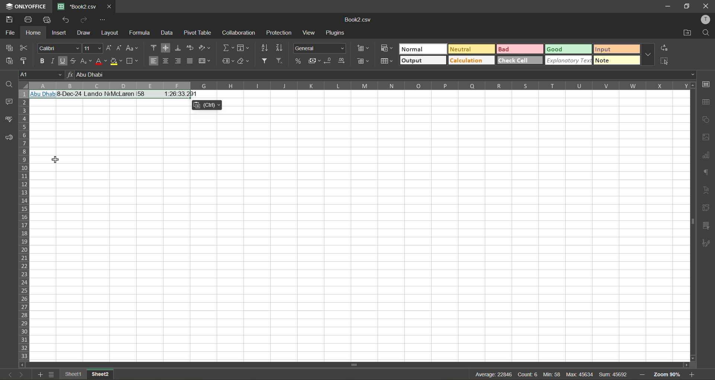  What do you see at coordinates (279, 48) in the screenshot?
I see `sort descending` at bounding box center [279, 48].